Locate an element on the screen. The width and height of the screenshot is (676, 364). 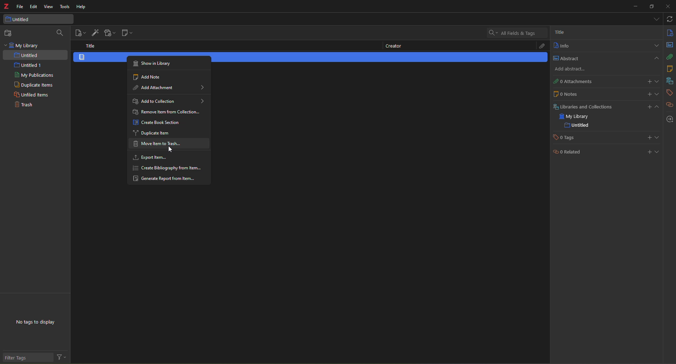
add to collection is located at coordinates (168, 101).